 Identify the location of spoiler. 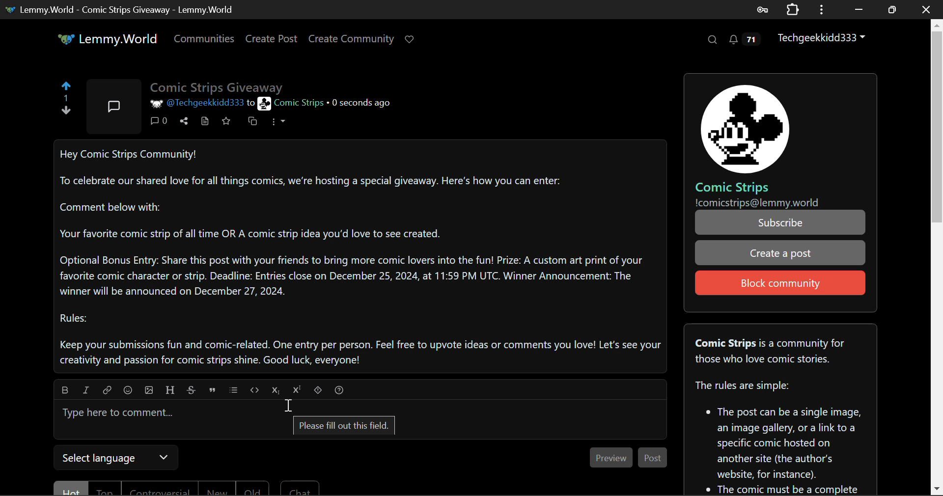
(319, 388).